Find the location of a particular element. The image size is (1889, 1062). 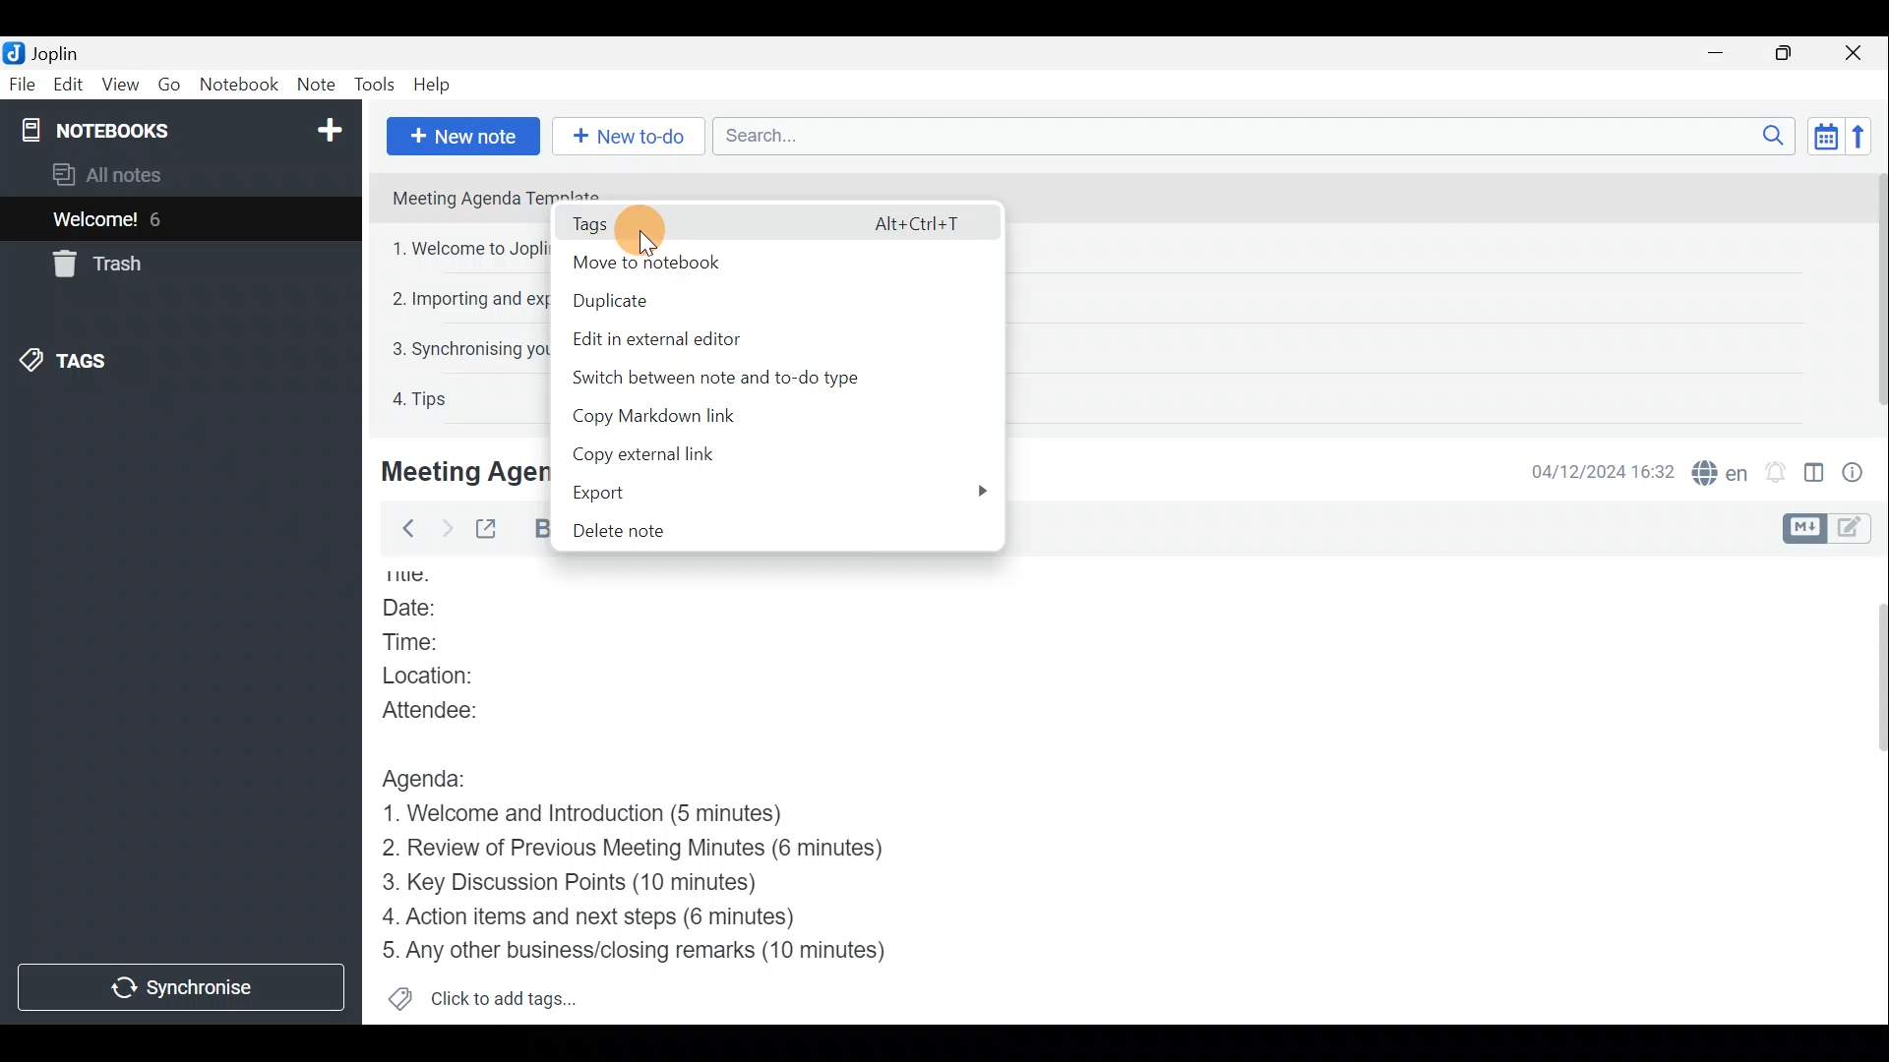

1. Welcome and Introduction (5 minutes) is located at coordinates (615, 815).